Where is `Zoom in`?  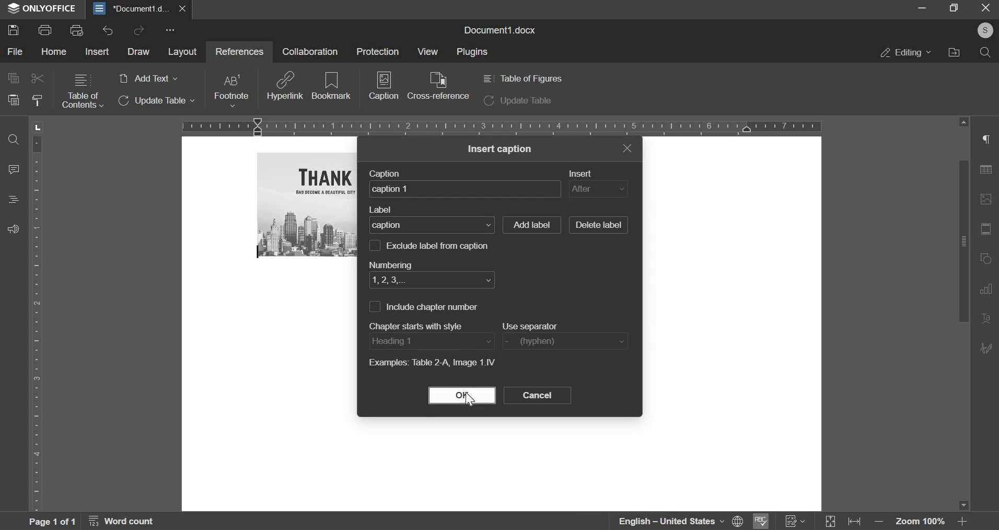 Zoom in is located at coordinates (962, 521).